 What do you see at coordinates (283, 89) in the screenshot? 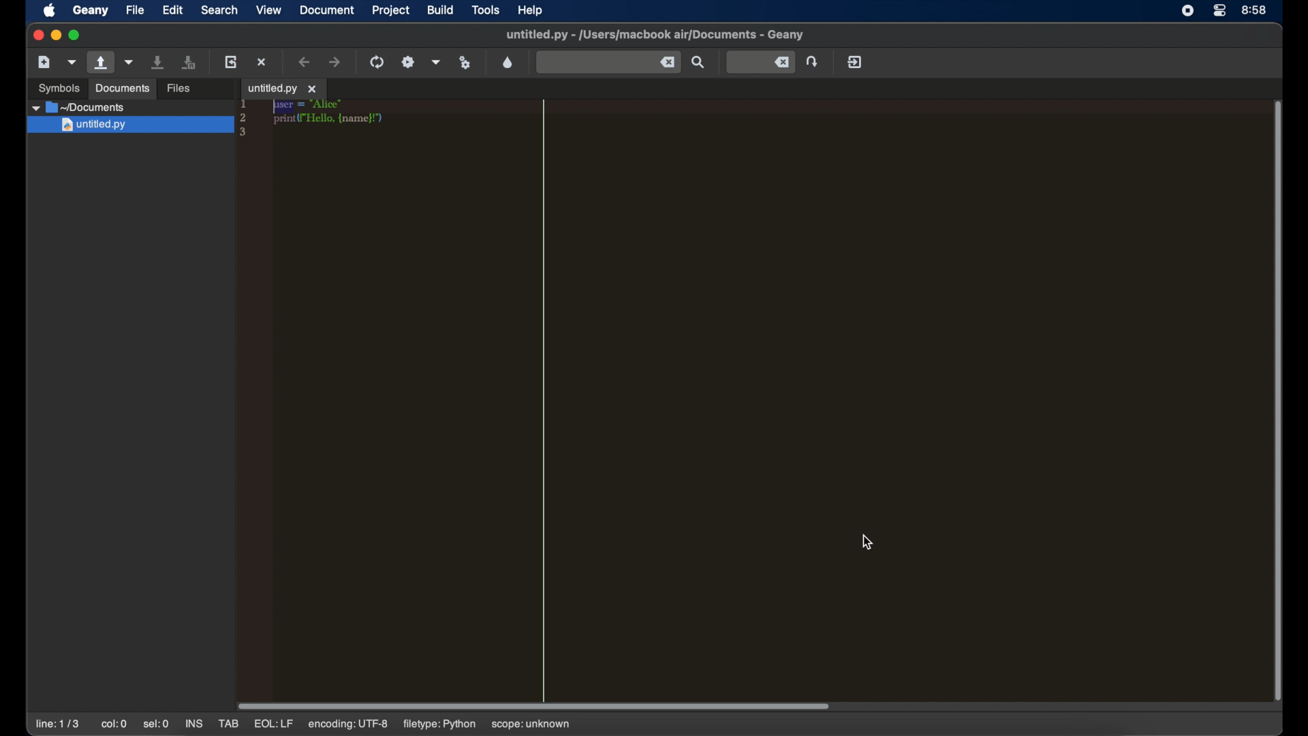
I see `tab` at bounding box center [283, 89].